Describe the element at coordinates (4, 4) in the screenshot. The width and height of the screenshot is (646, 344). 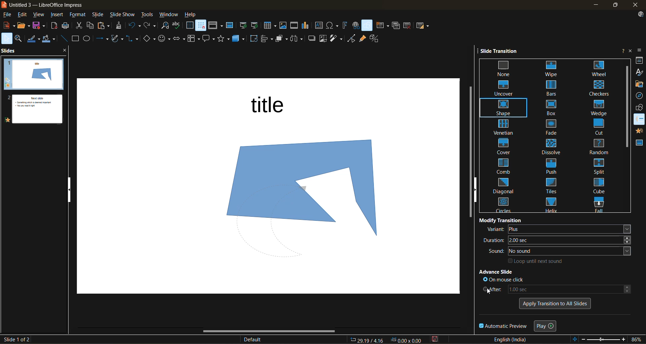
I see `logo` at that location.